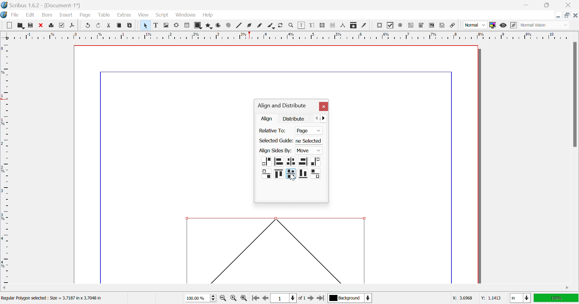  Describe the element at coordinates (273, 169) in the screenshot. I see `Alignments` at that location.